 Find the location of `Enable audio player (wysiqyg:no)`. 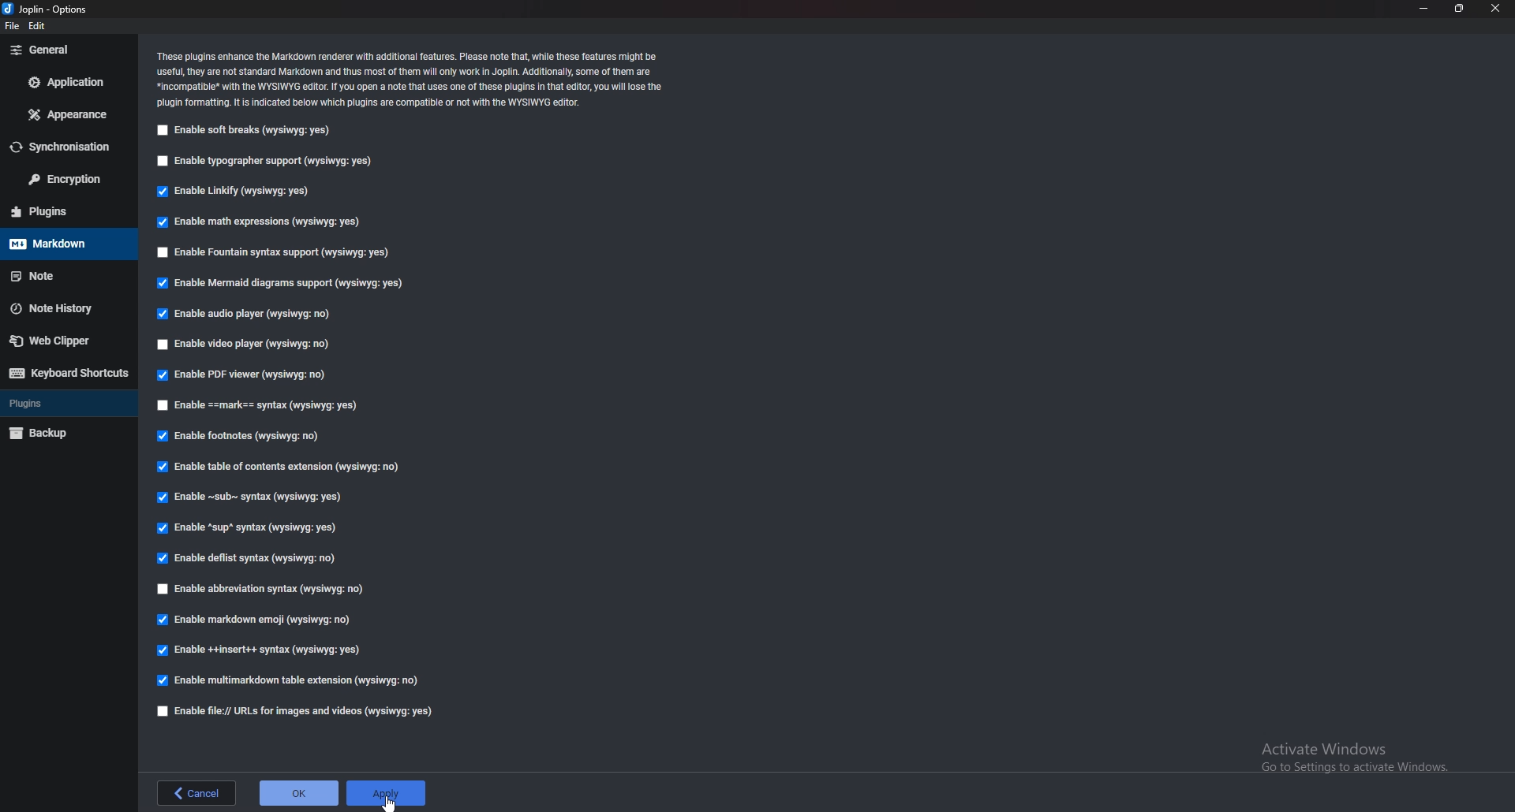

Enable audio player (wysiqyg:no) is located at coordinates (248, 315).